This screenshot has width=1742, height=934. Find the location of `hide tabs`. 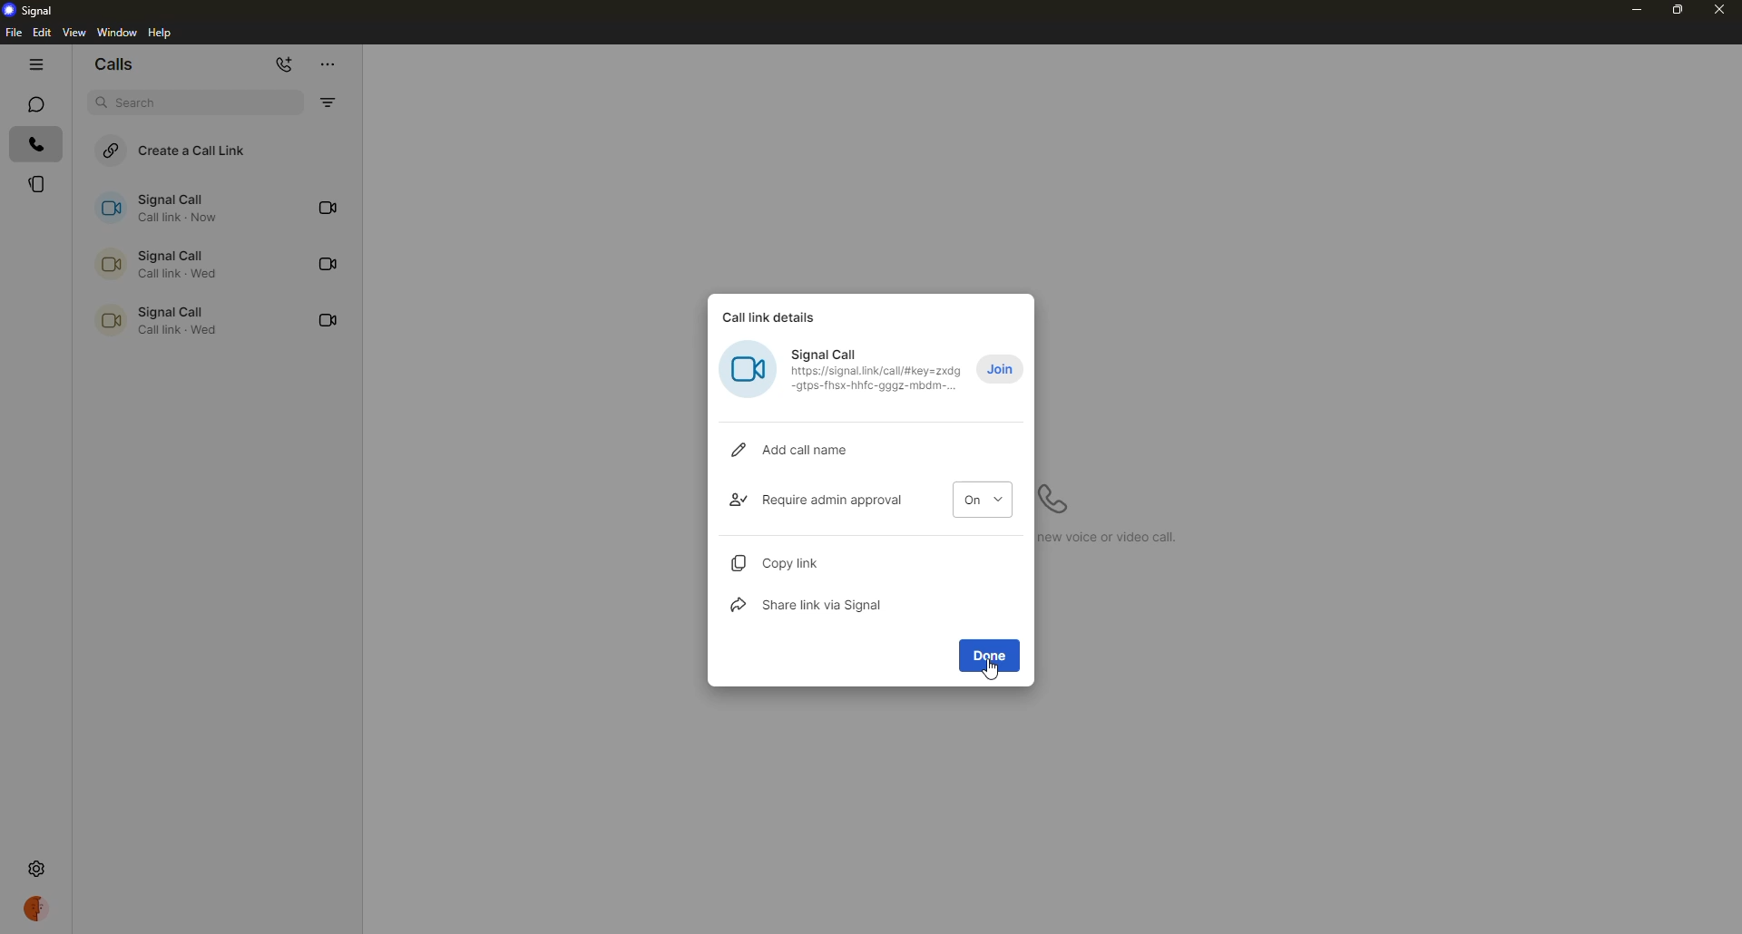

hide tabs is located at coordinates (36, 65).